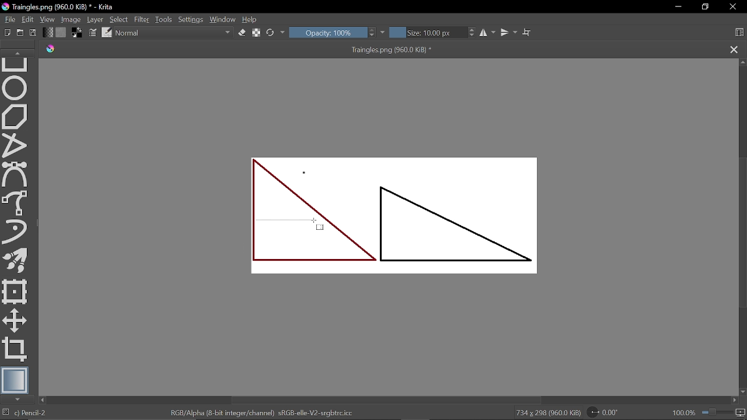  Describe the element at coordinates (8, 19) in the screenshot. I see `File` at that location.